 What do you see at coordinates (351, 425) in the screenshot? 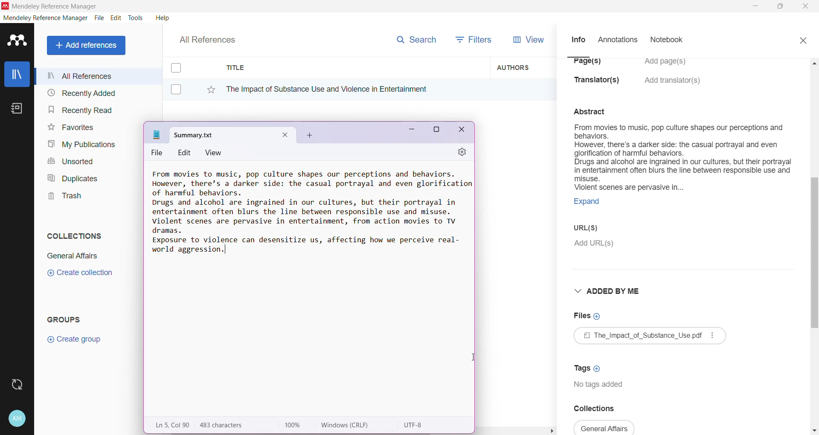
I see `Windows (Carriage Return, Line Feed)` at bounding box center [351, 425].